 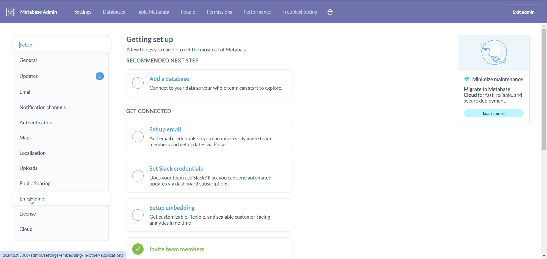 What do you see at coordinates (113, 12) in the screenshot?
I see `databases` at bounding box center [113, 12].